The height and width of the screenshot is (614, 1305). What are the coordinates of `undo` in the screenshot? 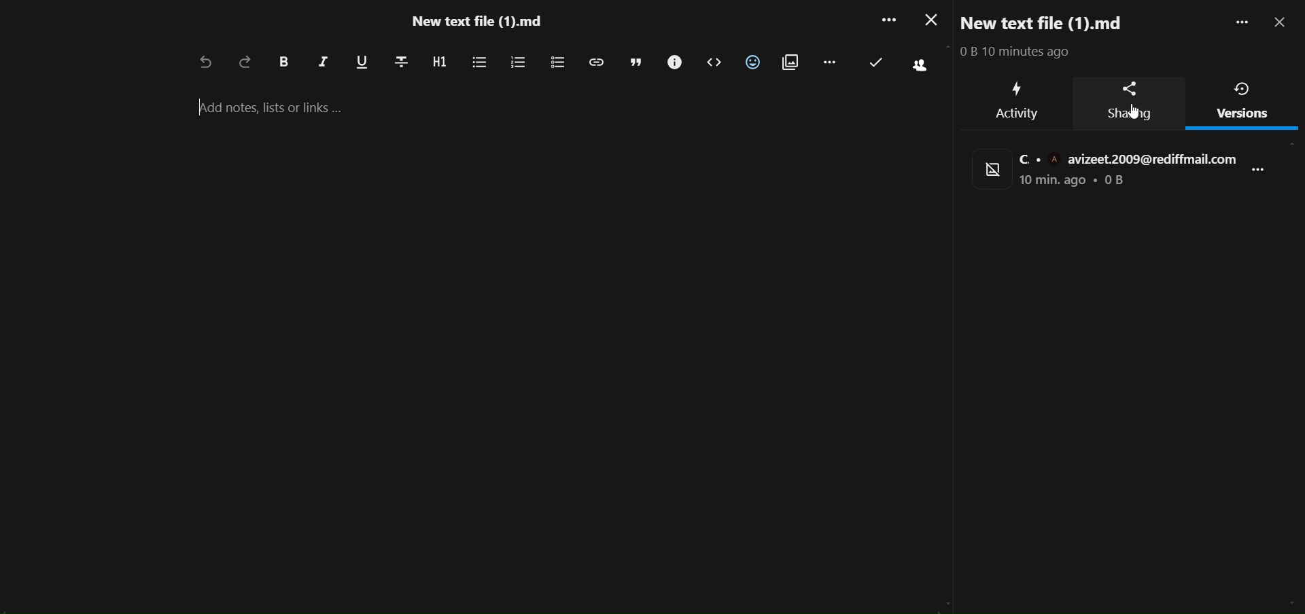 It's located at (203, 64).